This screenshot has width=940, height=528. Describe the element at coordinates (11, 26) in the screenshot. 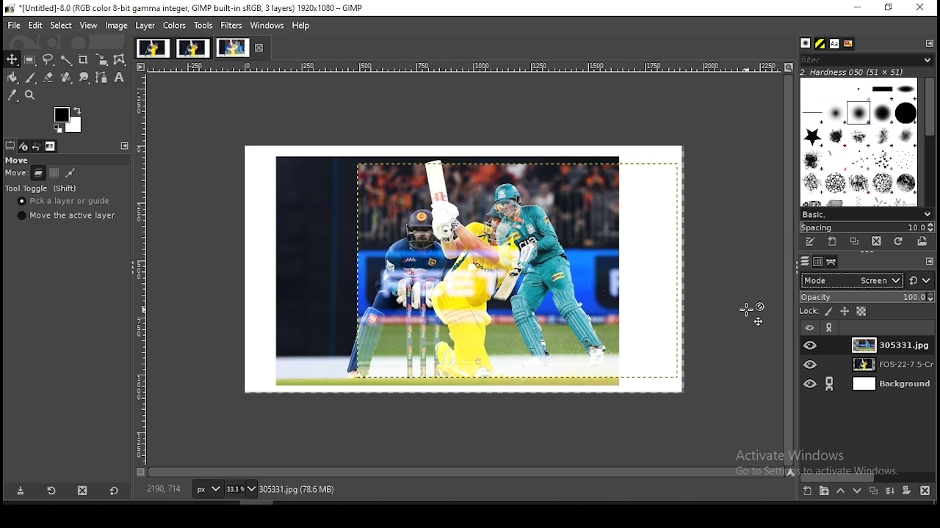

I see `file` at that location.